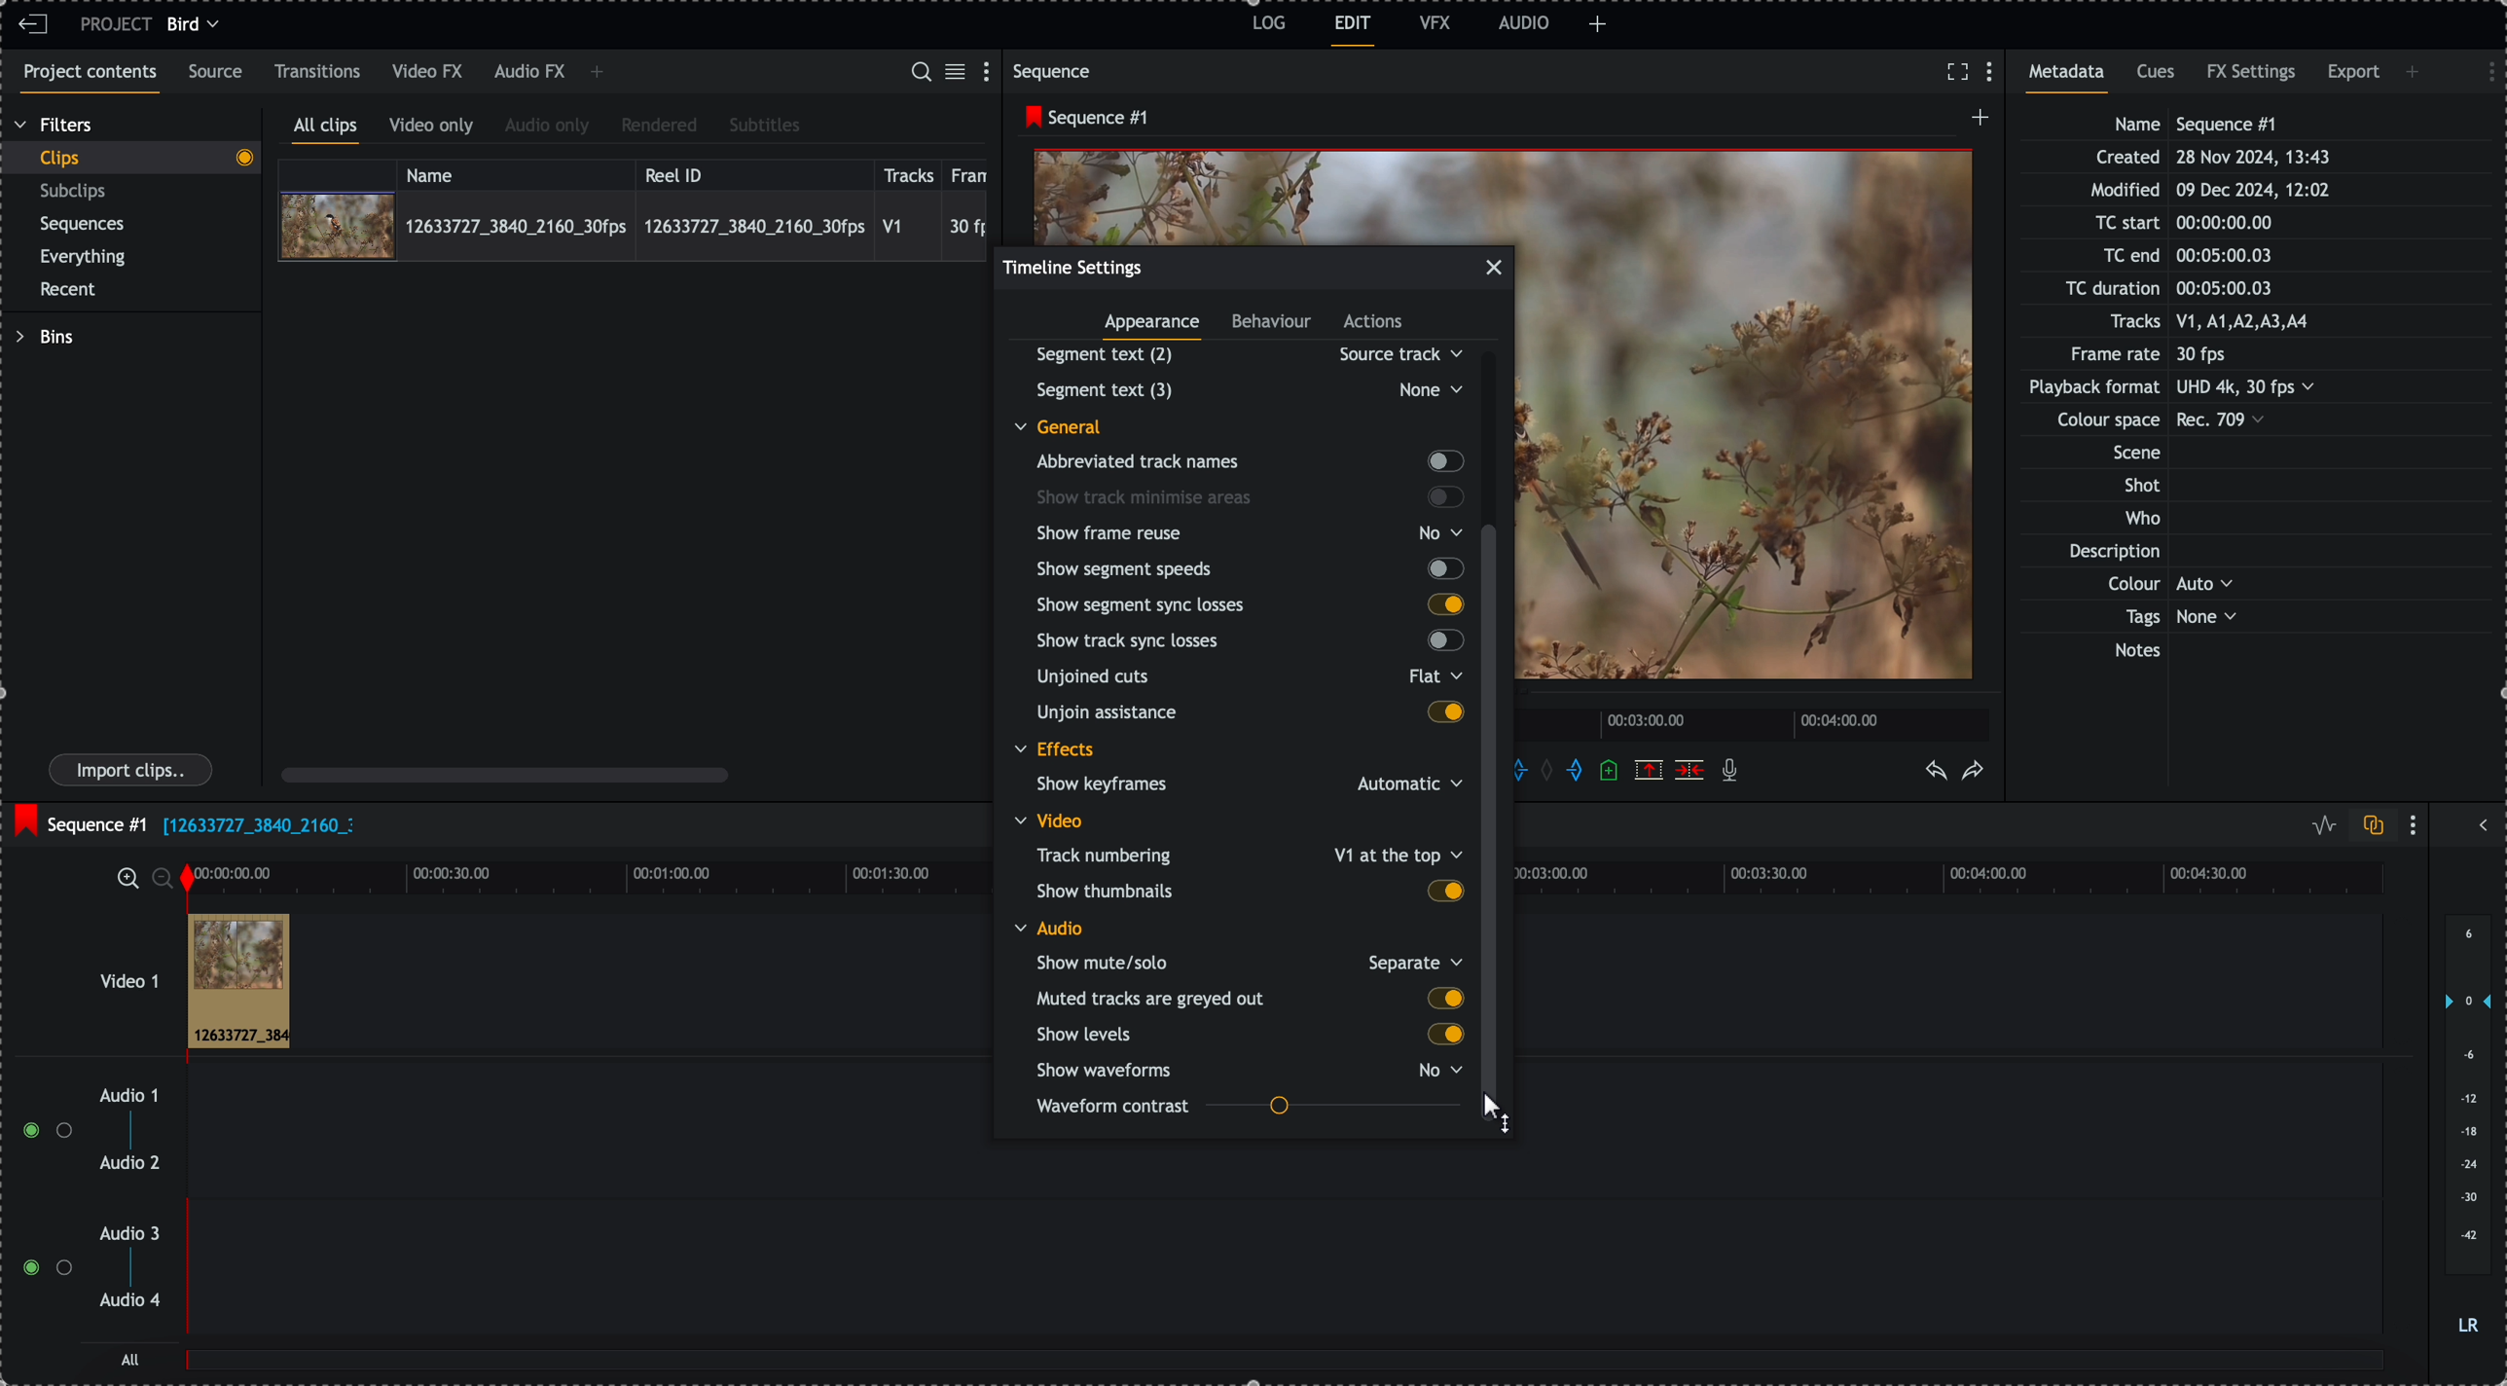 This screenshot has width=2507, height=1386. I want to click on subclips, so click(77, 192).